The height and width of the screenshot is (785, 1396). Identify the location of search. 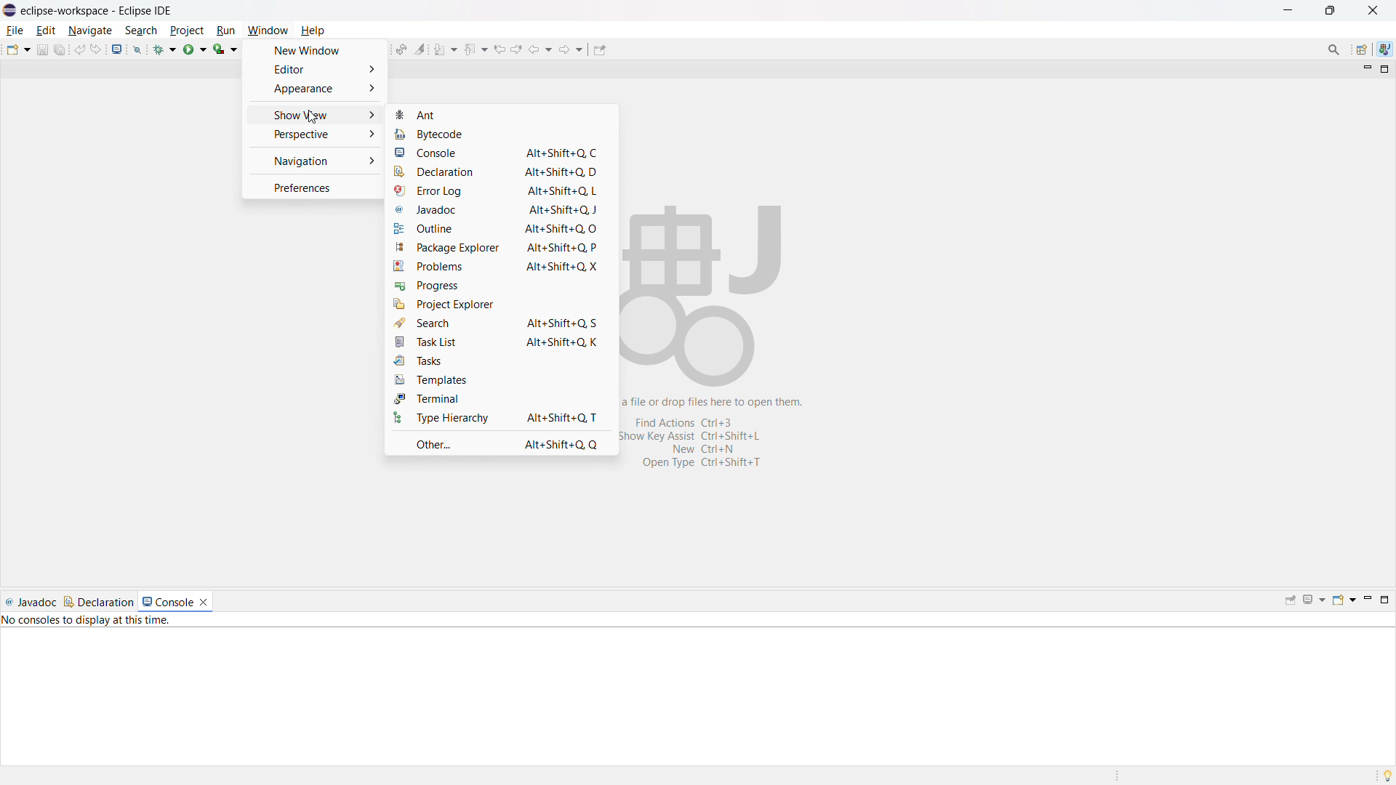
(501, 323).